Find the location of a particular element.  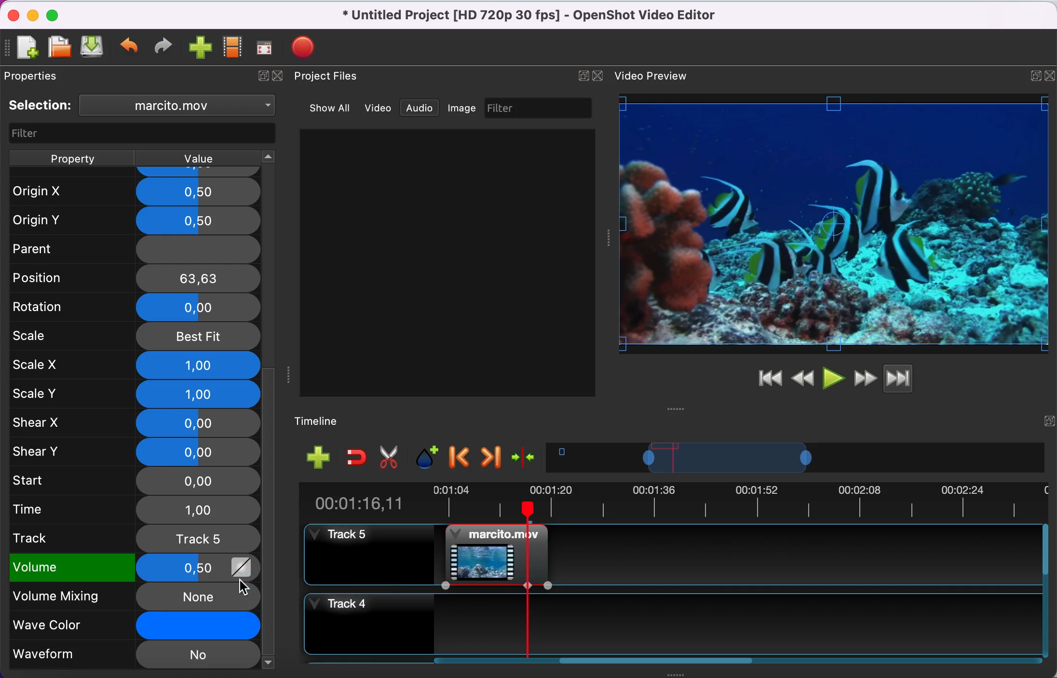

shear y 0 is located at coordinates (136, 451).